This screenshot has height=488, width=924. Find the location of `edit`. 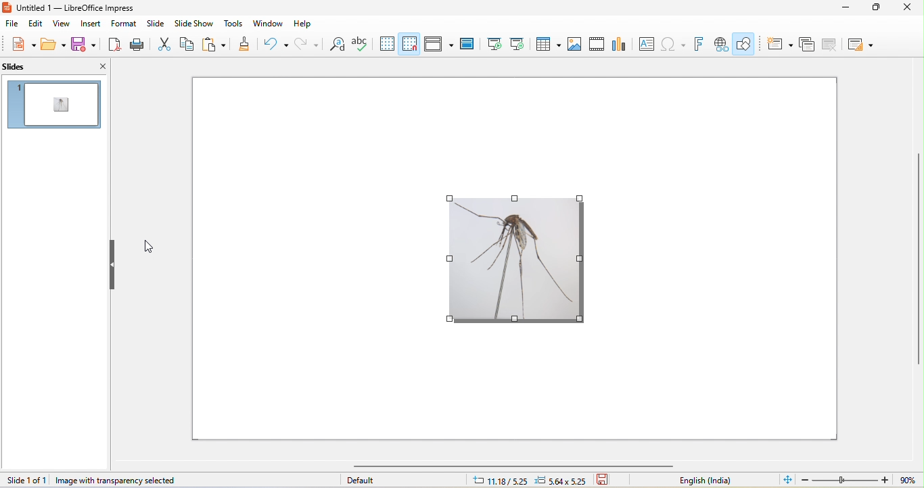

edit is located at coordinates (34, 24).